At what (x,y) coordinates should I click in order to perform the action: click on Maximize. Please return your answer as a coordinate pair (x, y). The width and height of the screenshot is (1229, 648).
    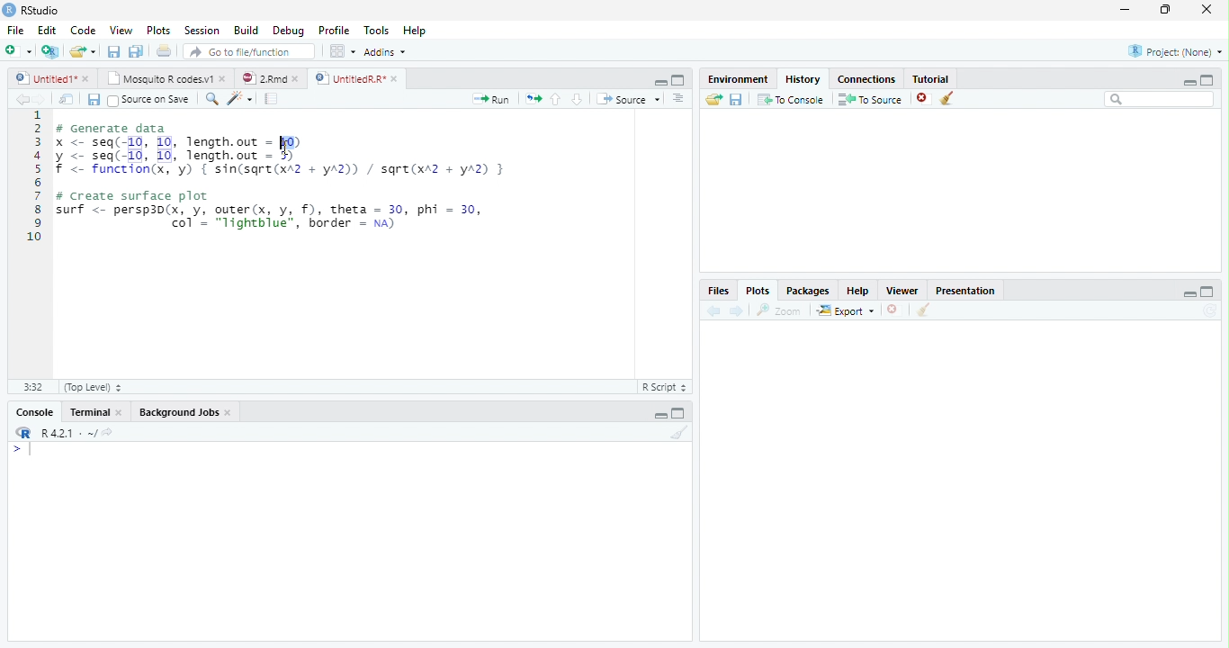
    Looking at the image, I should click on (677, 415).